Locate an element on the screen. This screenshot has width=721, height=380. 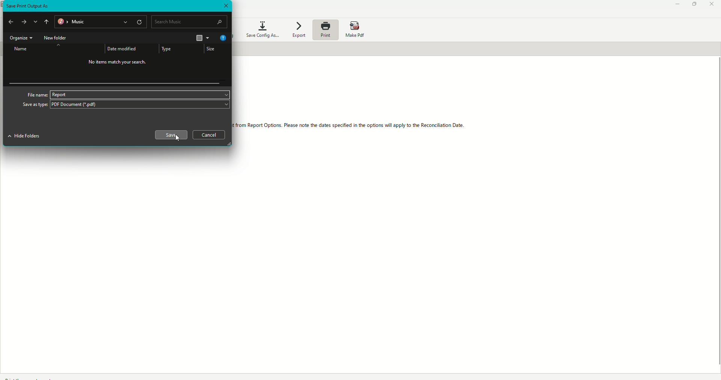
Save Config As is located at coordinates (261, 29).